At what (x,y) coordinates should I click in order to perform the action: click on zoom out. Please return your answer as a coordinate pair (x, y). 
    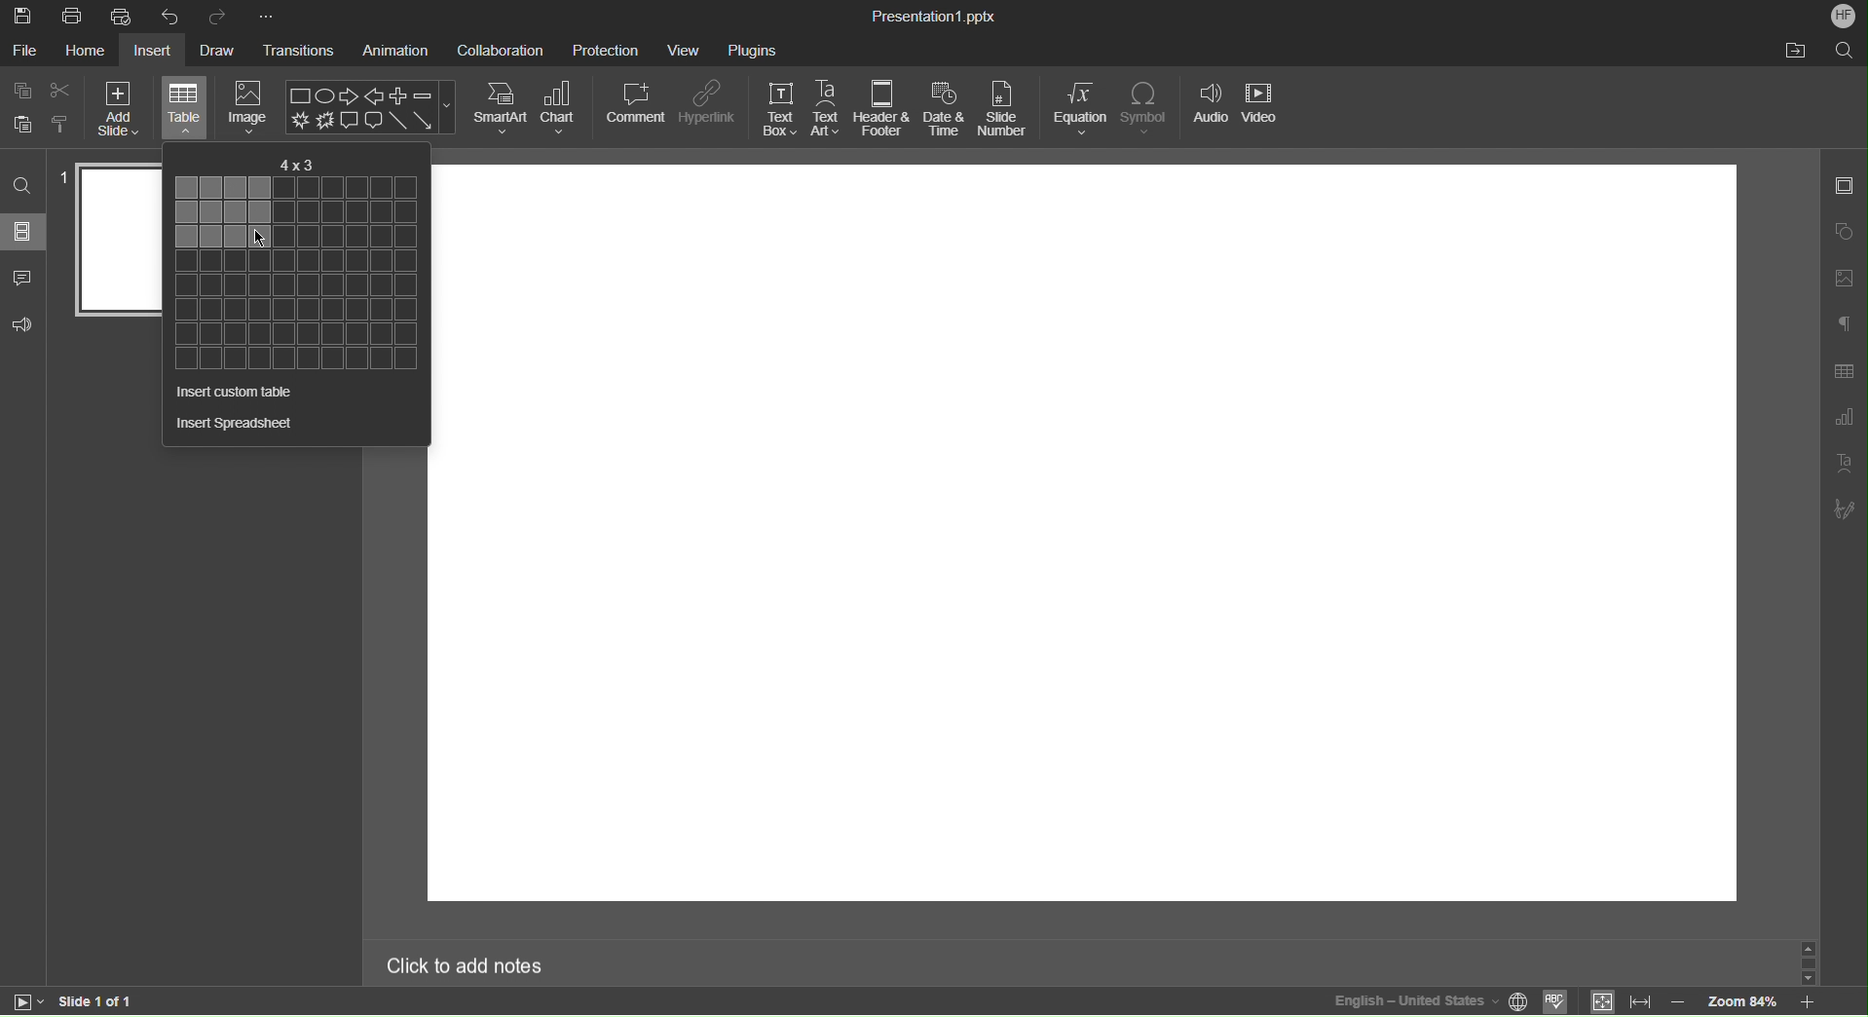
    Looking at the image, I should click on (1678, 1001).